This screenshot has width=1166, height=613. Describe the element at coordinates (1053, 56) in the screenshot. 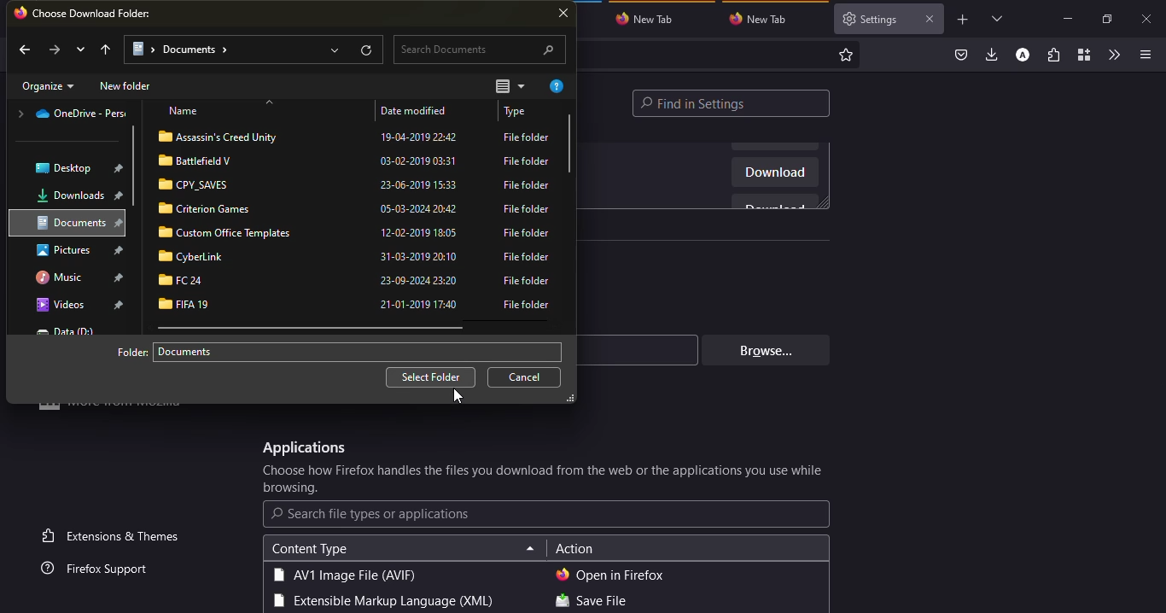

I see `extensions` at that location.